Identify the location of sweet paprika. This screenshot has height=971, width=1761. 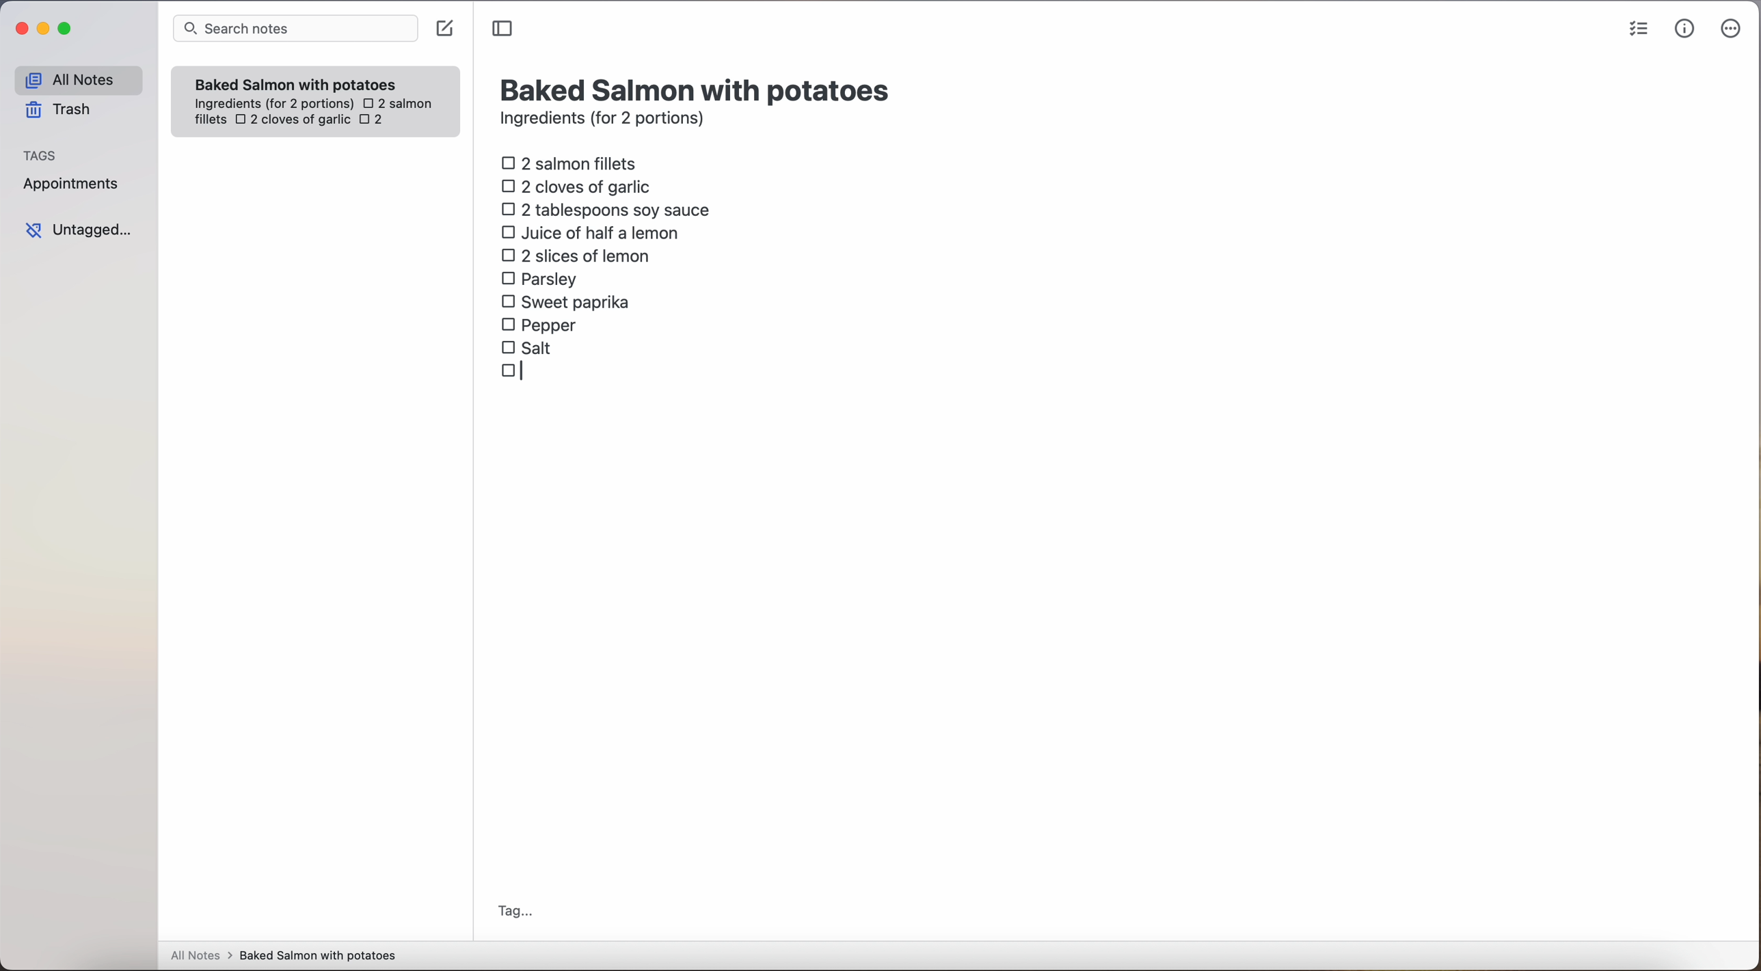
(568, 303).